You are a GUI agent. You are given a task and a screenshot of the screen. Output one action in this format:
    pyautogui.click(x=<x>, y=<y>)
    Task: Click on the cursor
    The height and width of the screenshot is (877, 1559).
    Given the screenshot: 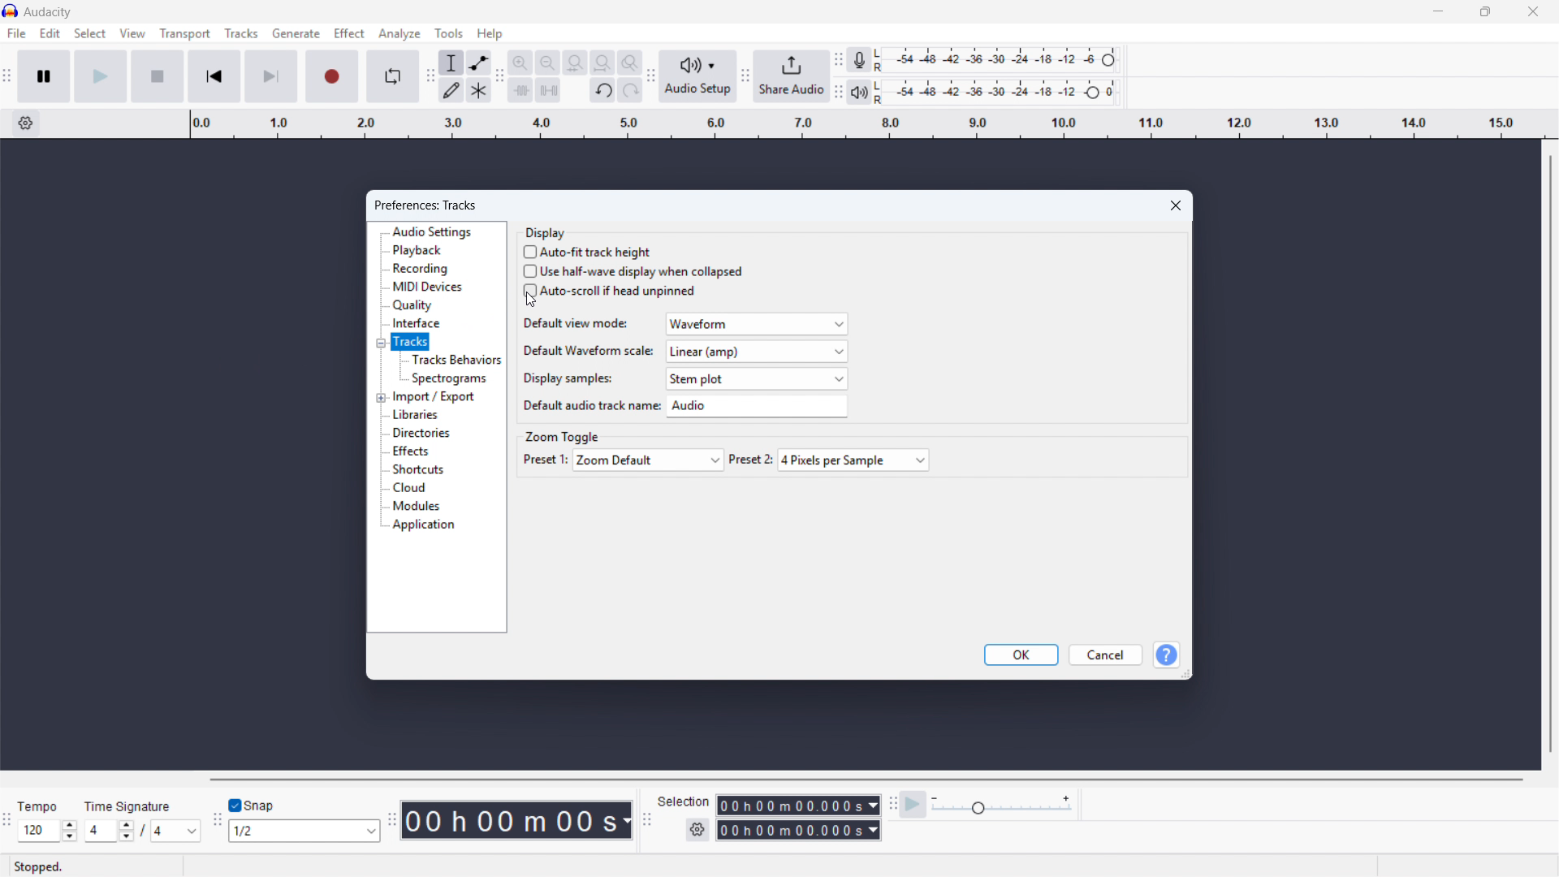 What is the action you would take?
    pyautogui.click(x=528, y=300)
    